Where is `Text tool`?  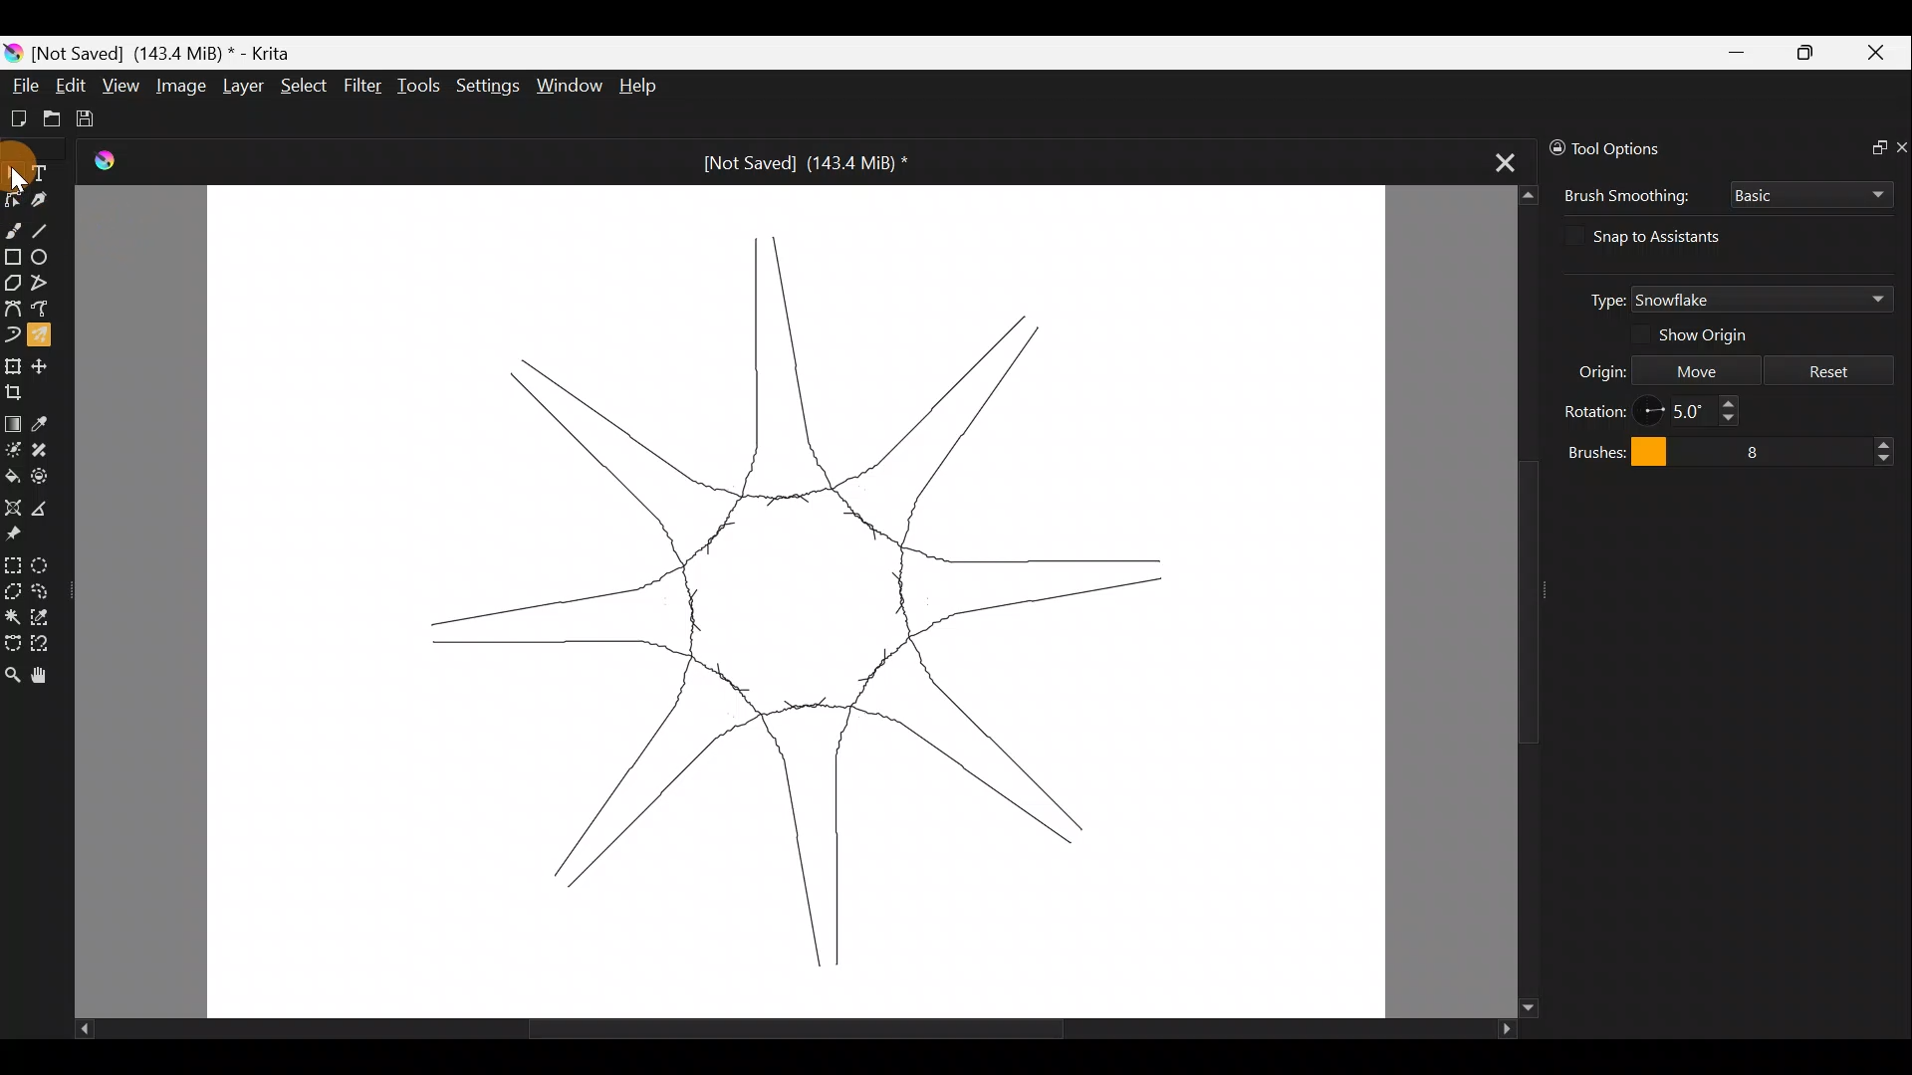 Text tool is located at coordinates (48, 165).